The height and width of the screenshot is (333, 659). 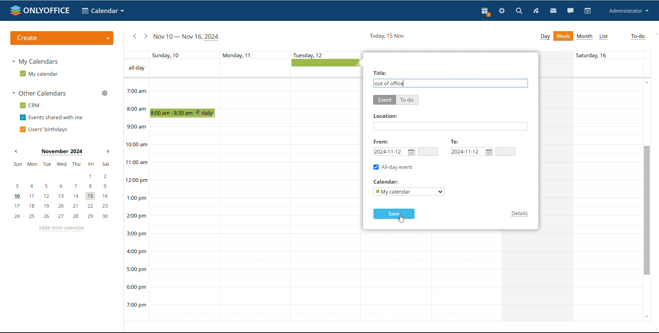 What do you see at coordinates (563, 36) in the screenshot?
I see `week view` at bounding box center [563, 36].